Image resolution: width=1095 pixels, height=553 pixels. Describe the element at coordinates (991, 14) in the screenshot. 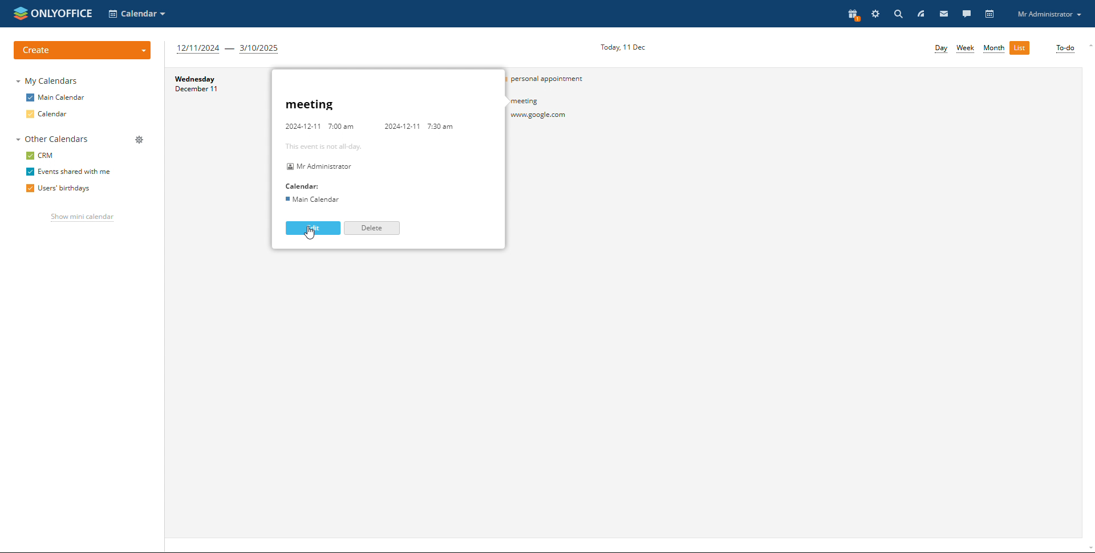

I see `calendar` at that location.